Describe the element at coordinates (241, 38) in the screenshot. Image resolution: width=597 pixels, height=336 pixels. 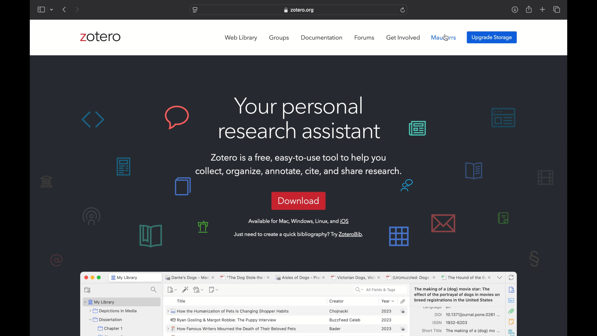
I see `web library` at that location.